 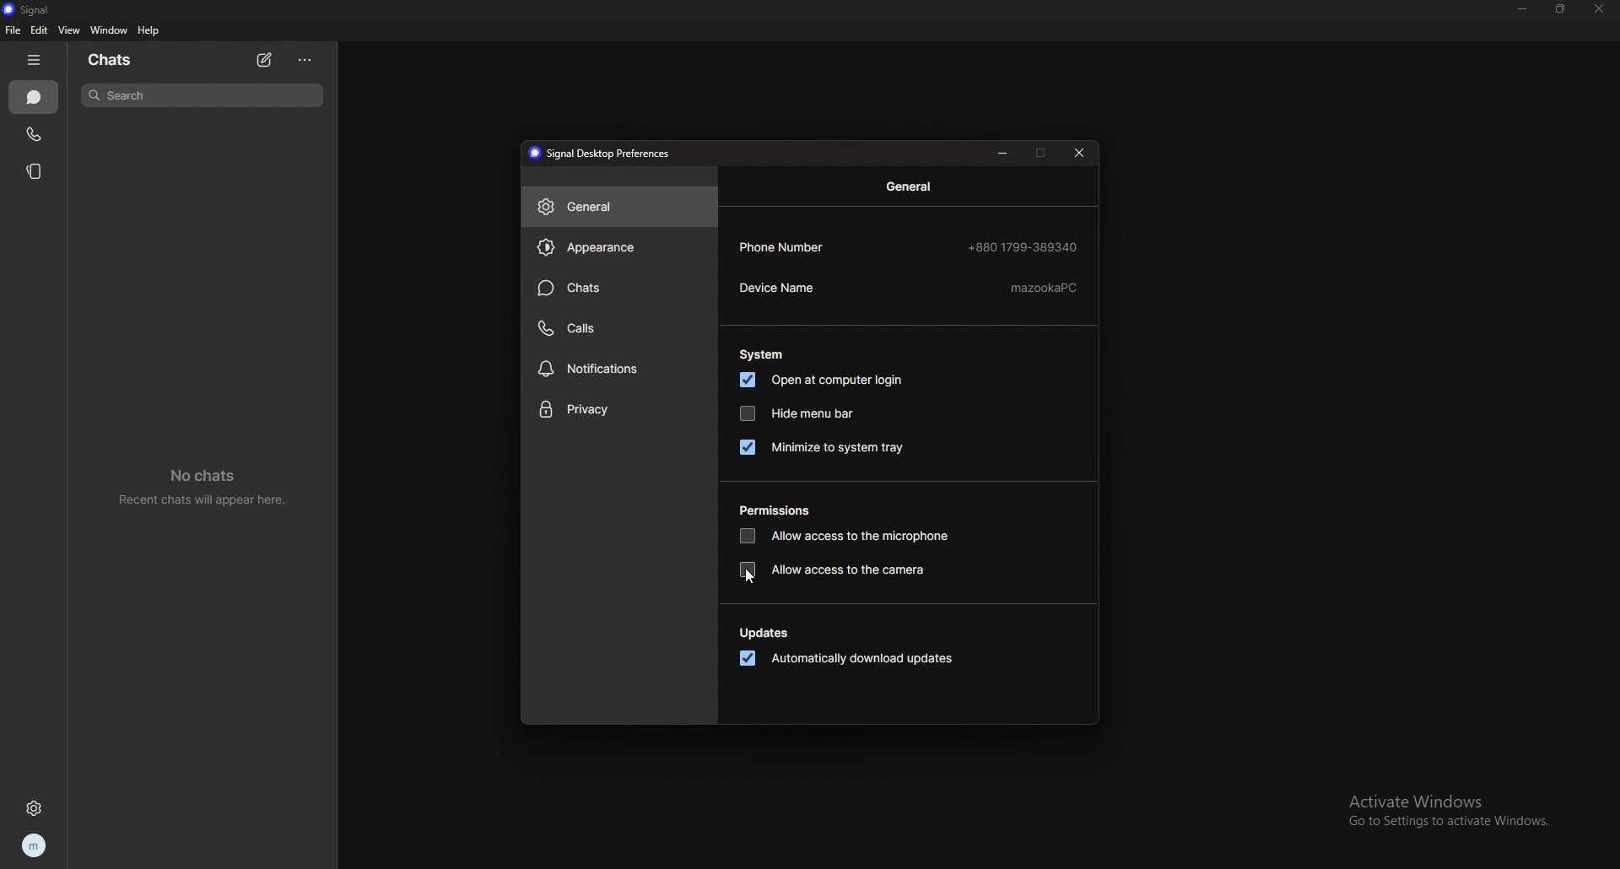 I want to click on cursor, so click(x=745, y=579).